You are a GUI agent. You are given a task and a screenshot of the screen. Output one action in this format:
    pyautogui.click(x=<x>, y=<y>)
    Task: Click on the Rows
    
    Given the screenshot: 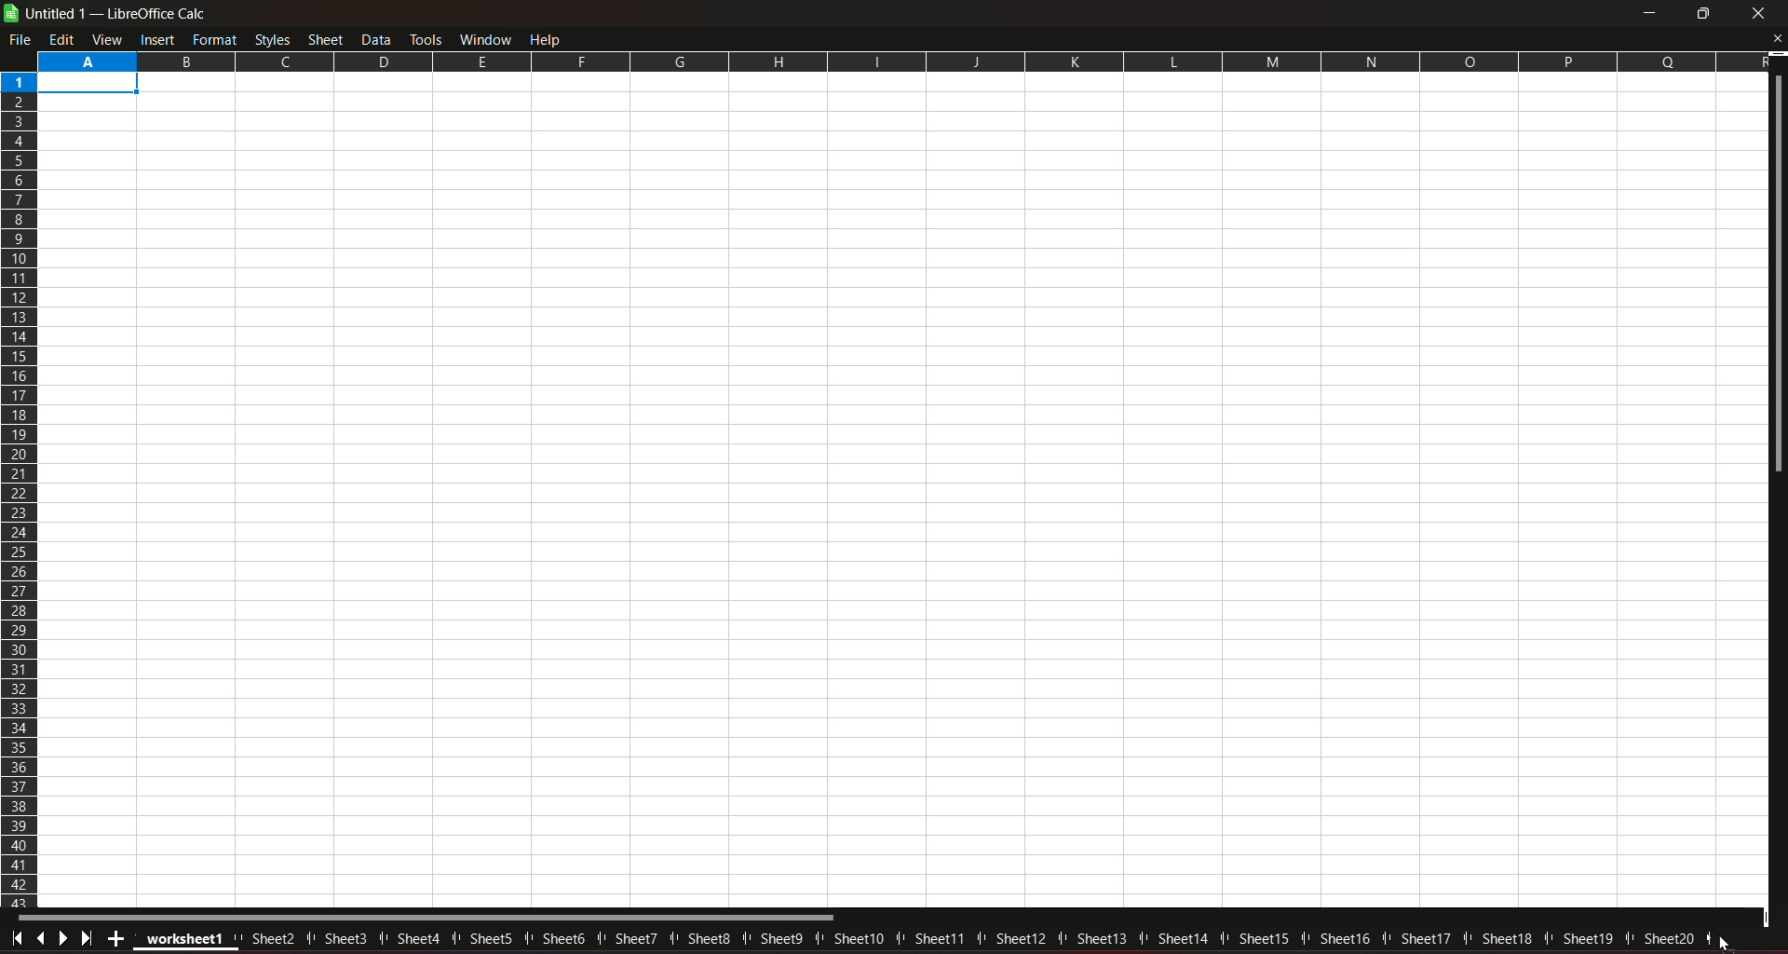 What is the action you would take?
    pyautogui.click(x=20, y=488)
    